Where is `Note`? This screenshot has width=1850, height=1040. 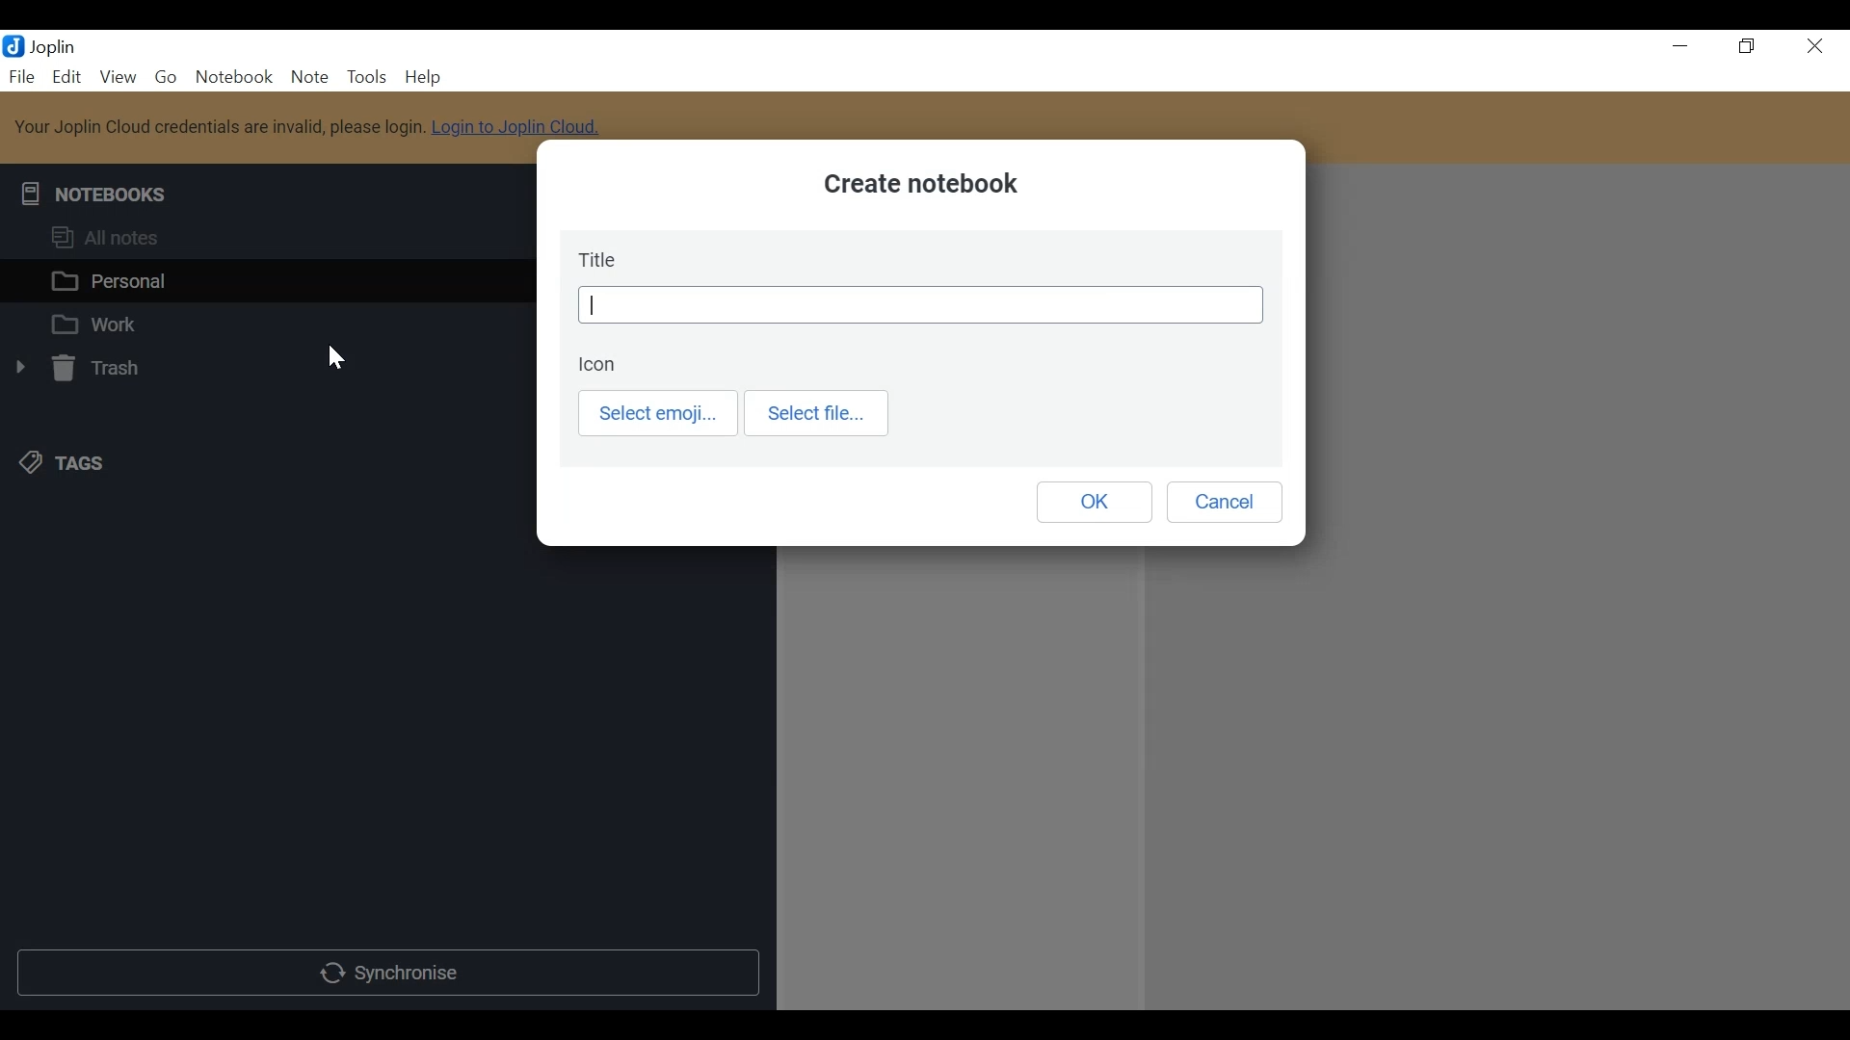 Note is located at coordinates (309, 78).